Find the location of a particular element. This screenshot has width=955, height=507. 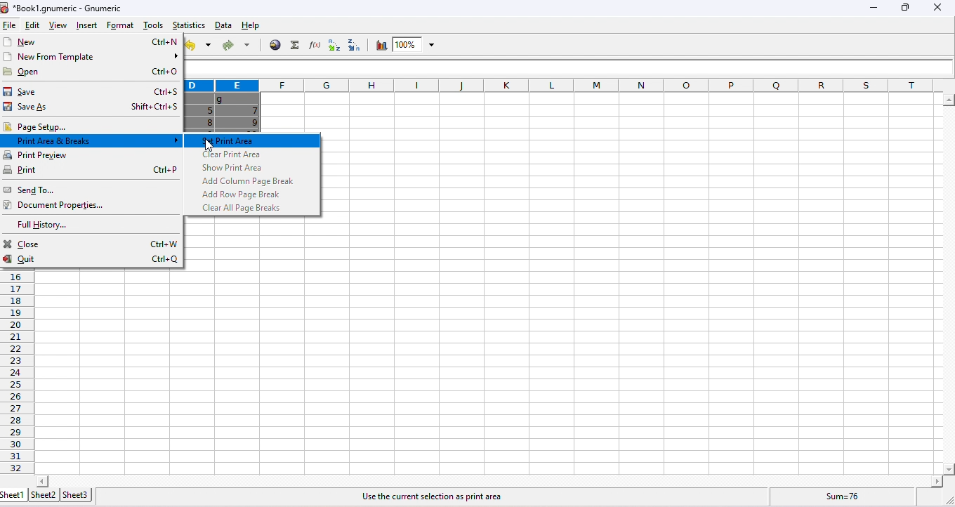

show print area is located at coordinates (232, 168).